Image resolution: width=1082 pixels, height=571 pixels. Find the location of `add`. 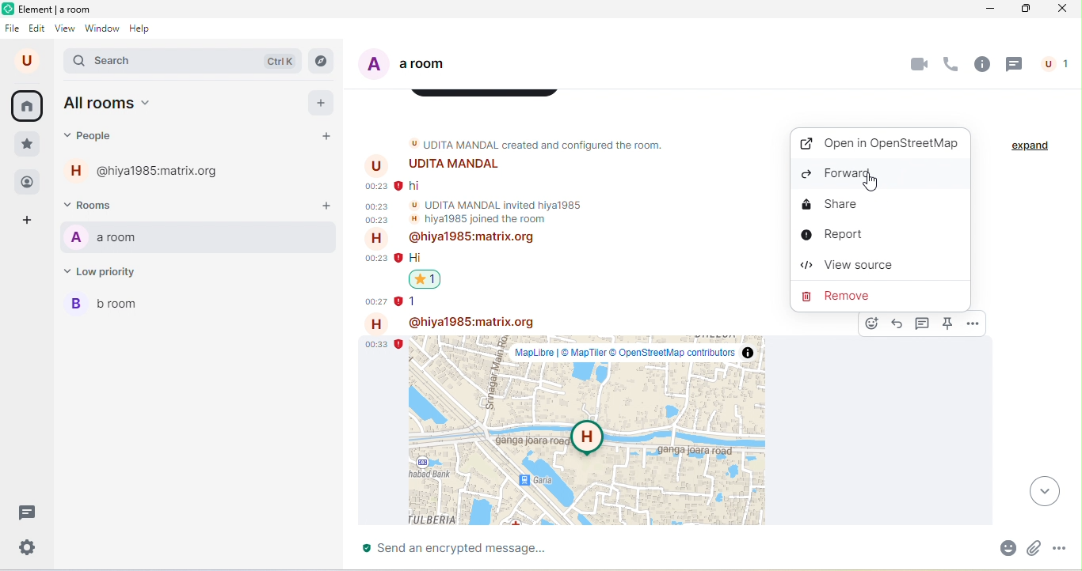

add is located at coordinates (322, 102).